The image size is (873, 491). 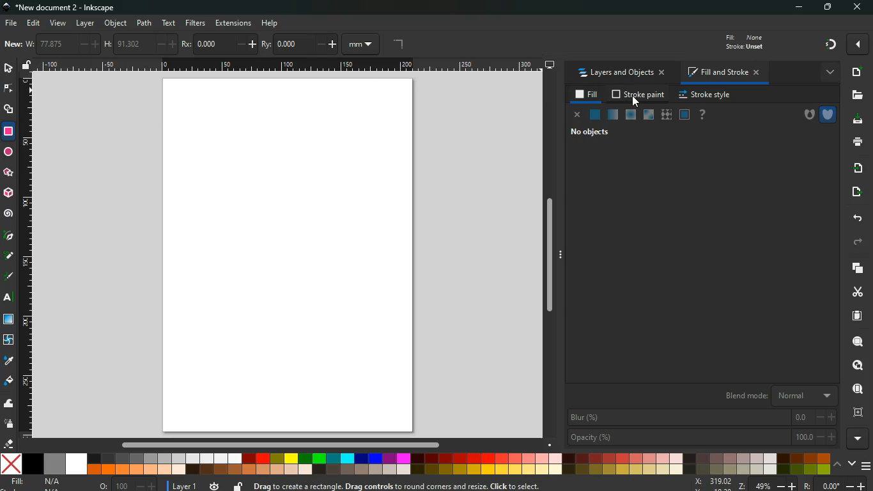 What do you see at coordinates (856, 364) in the screenshot?
I see `lokk` at bounding box center [856, 364].